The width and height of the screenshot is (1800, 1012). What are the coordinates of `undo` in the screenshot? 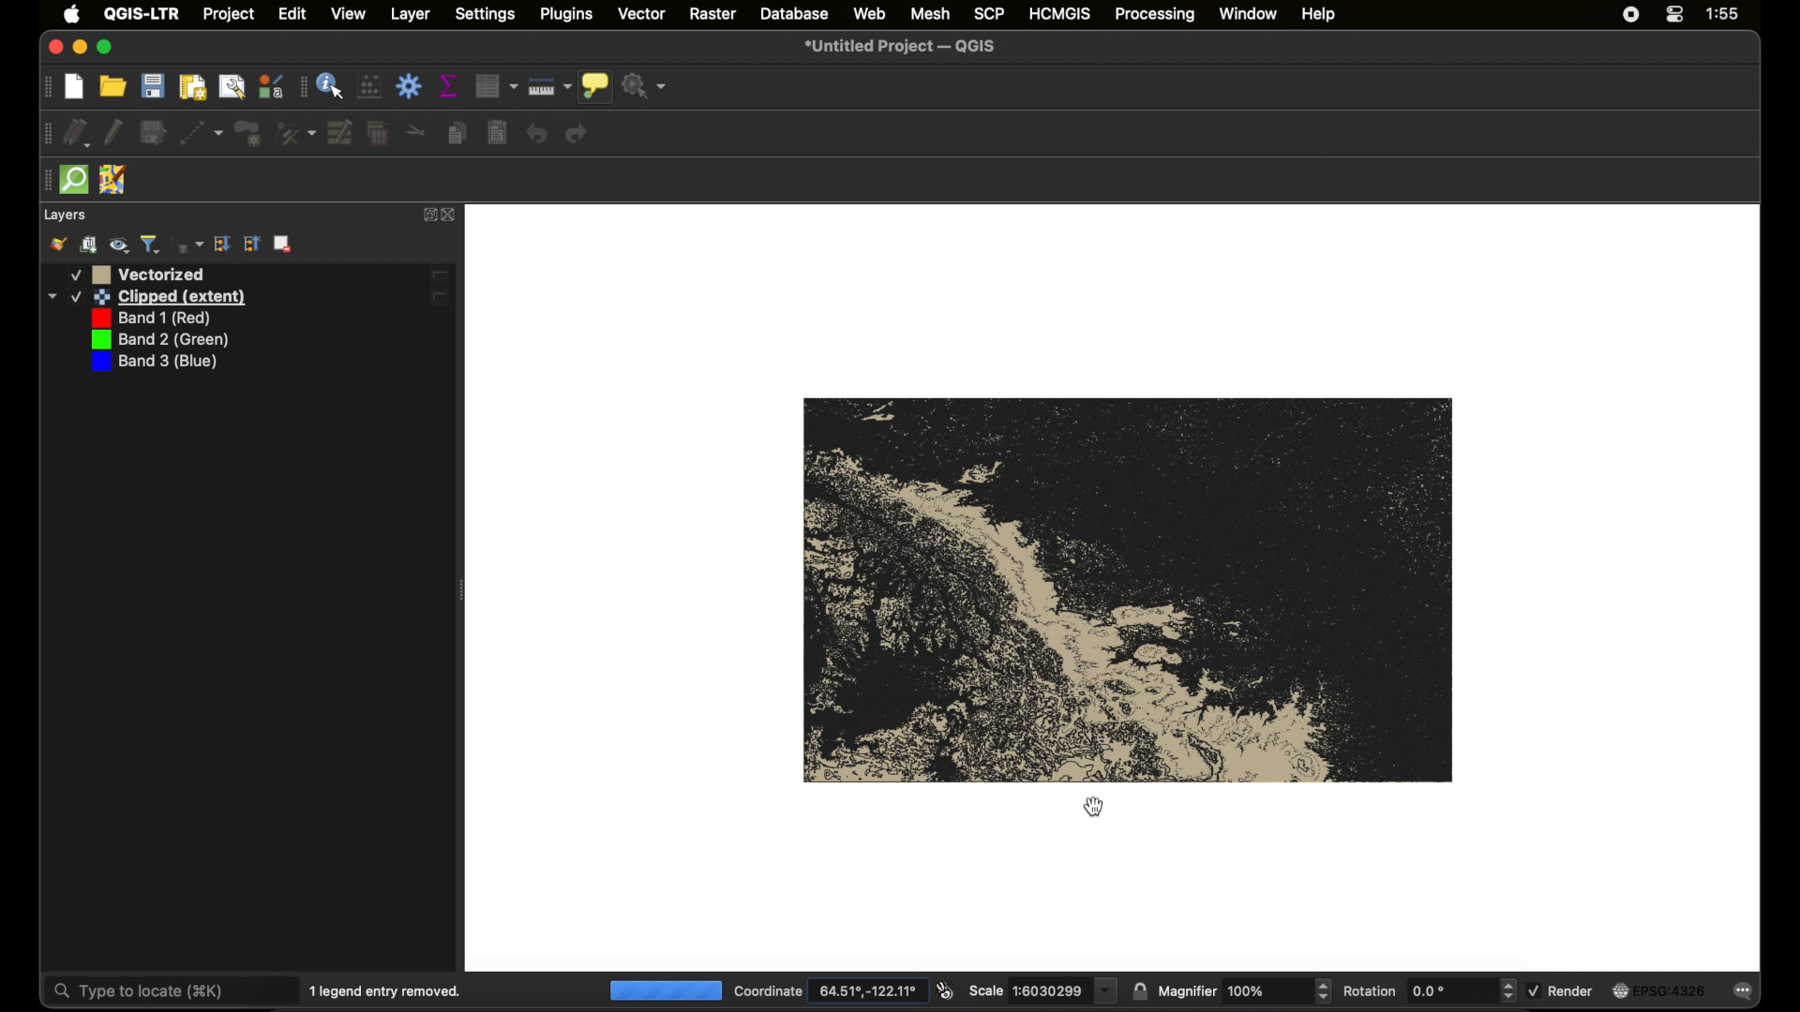 It's located at (536, 133).